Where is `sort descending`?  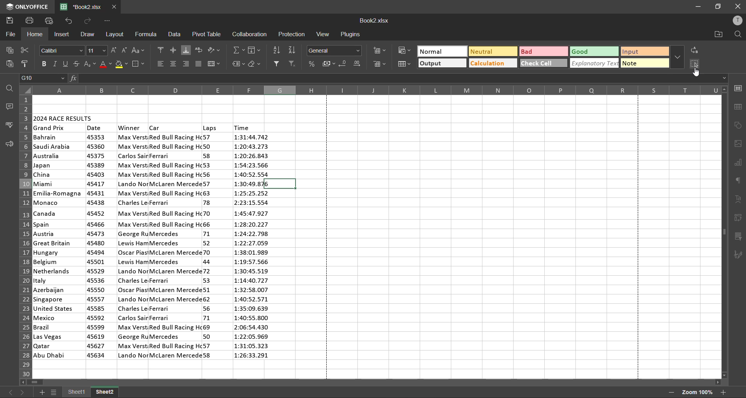
sort descending is located at coordinates (292, 50).